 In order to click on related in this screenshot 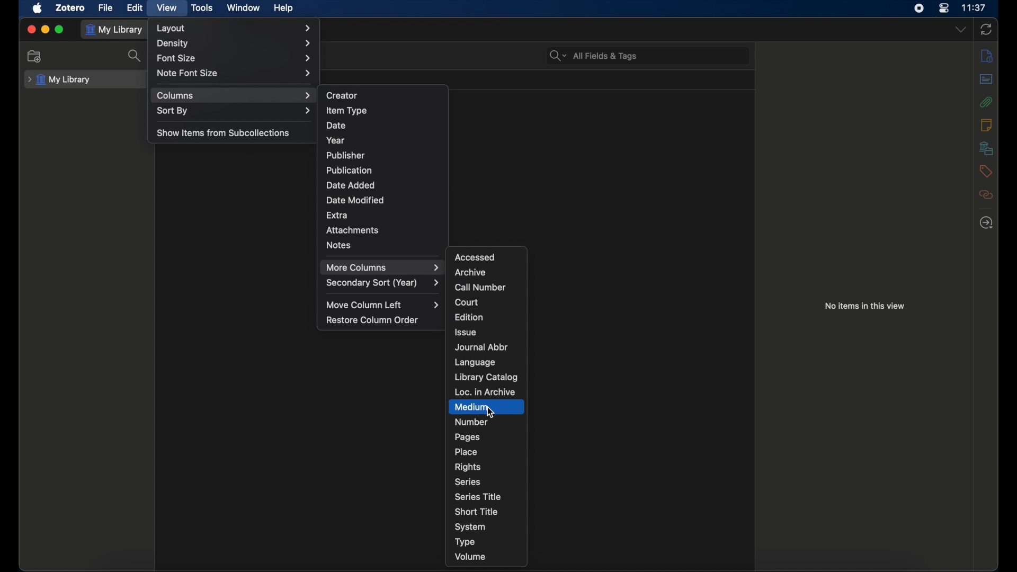, I will do `click(986, 195)`.